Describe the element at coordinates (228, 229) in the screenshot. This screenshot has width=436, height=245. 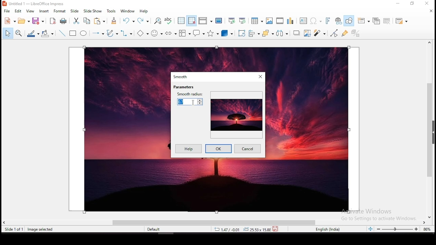
I see `12.40/4.25` at that location.